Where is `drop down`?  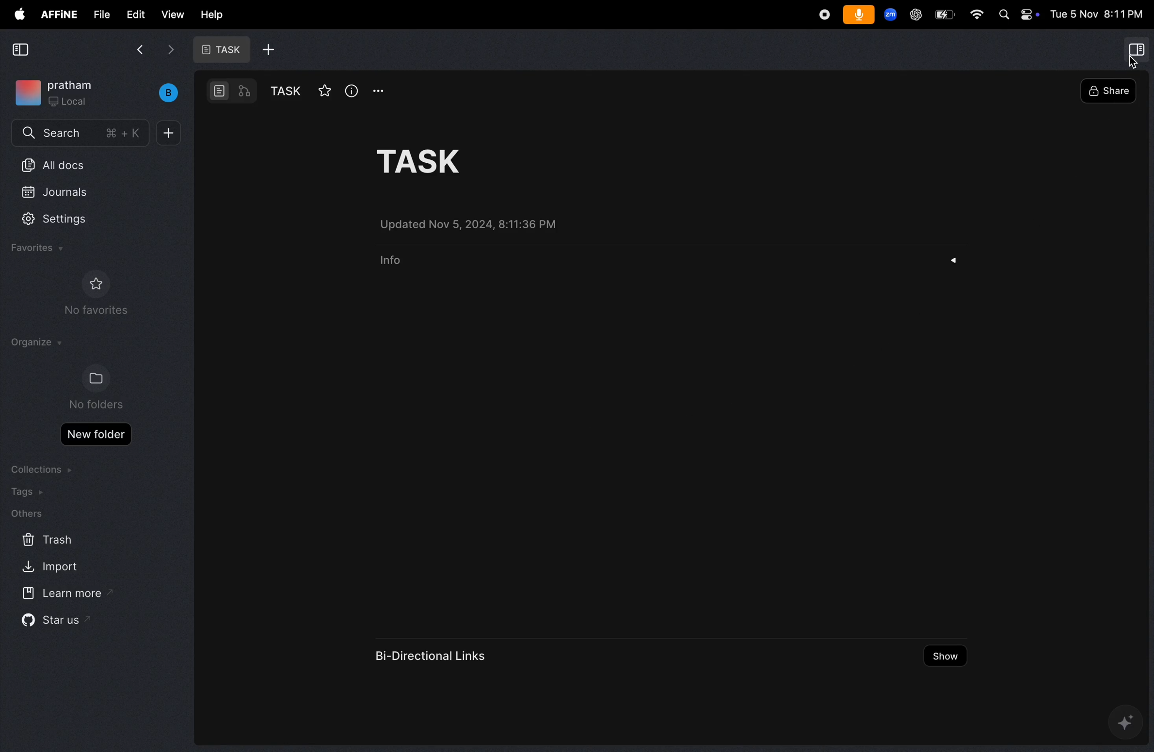 drop down is located at coordinates (954, 262).